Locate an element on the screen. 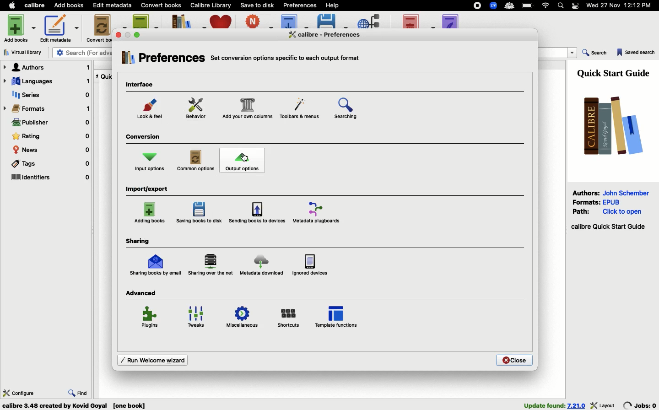 The width and height of the screenshot is (659, 410). cursor is located at coordinates (246, 158).